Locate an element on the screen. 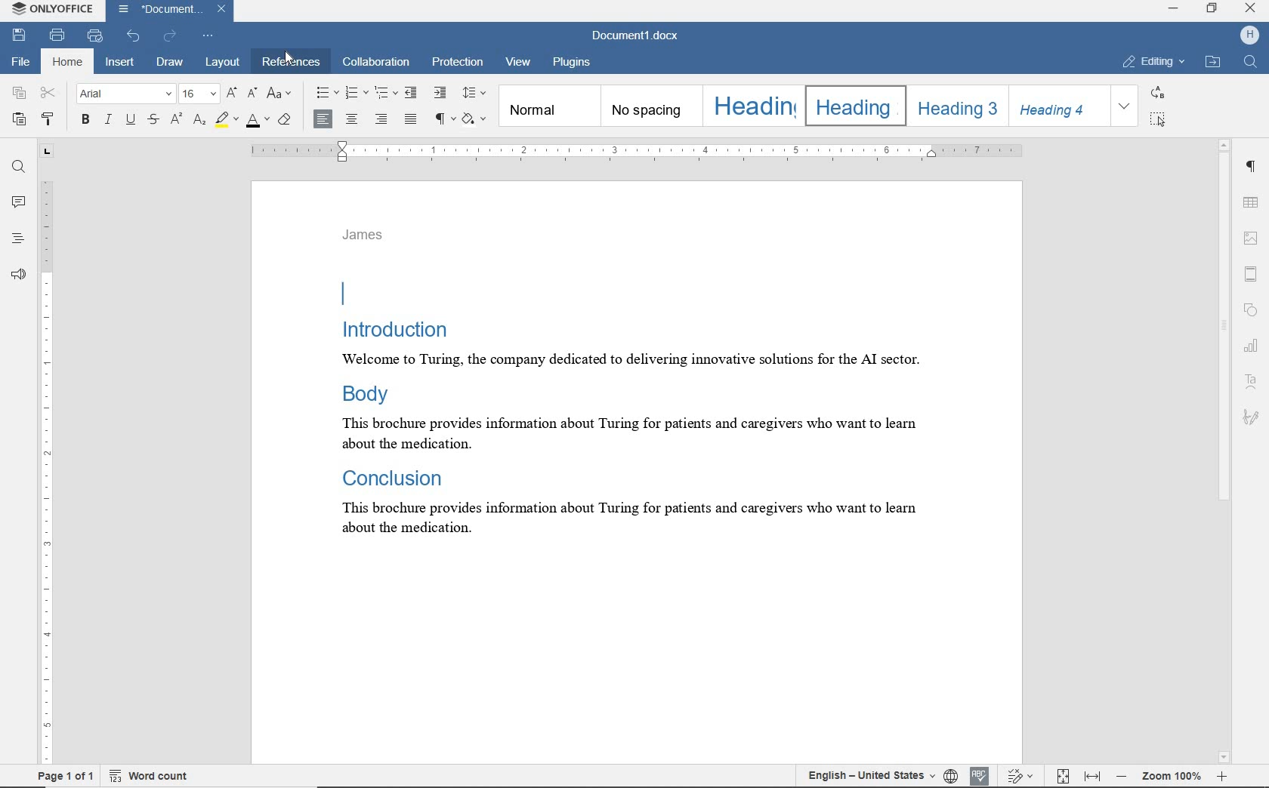  page 1 of 1 is located at coordinates (66, 777).